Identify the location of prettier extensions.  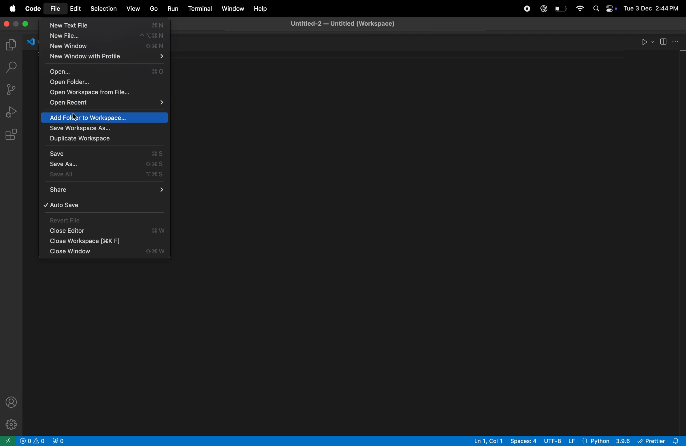
(661, 441).